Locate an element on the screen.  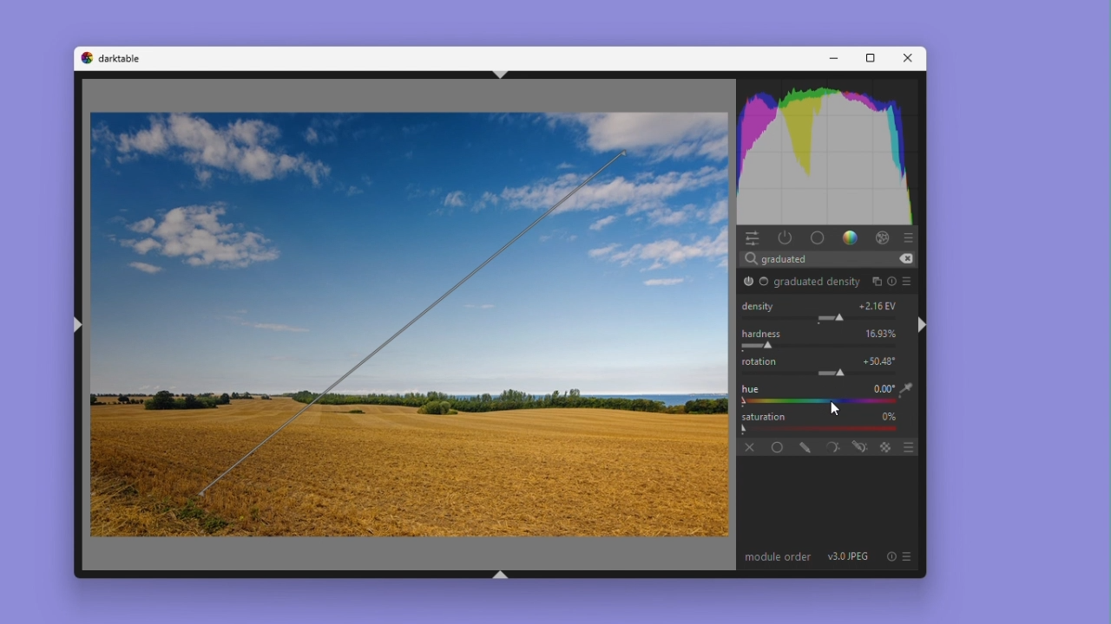
rotation bar is located at coordinates (414, 322).